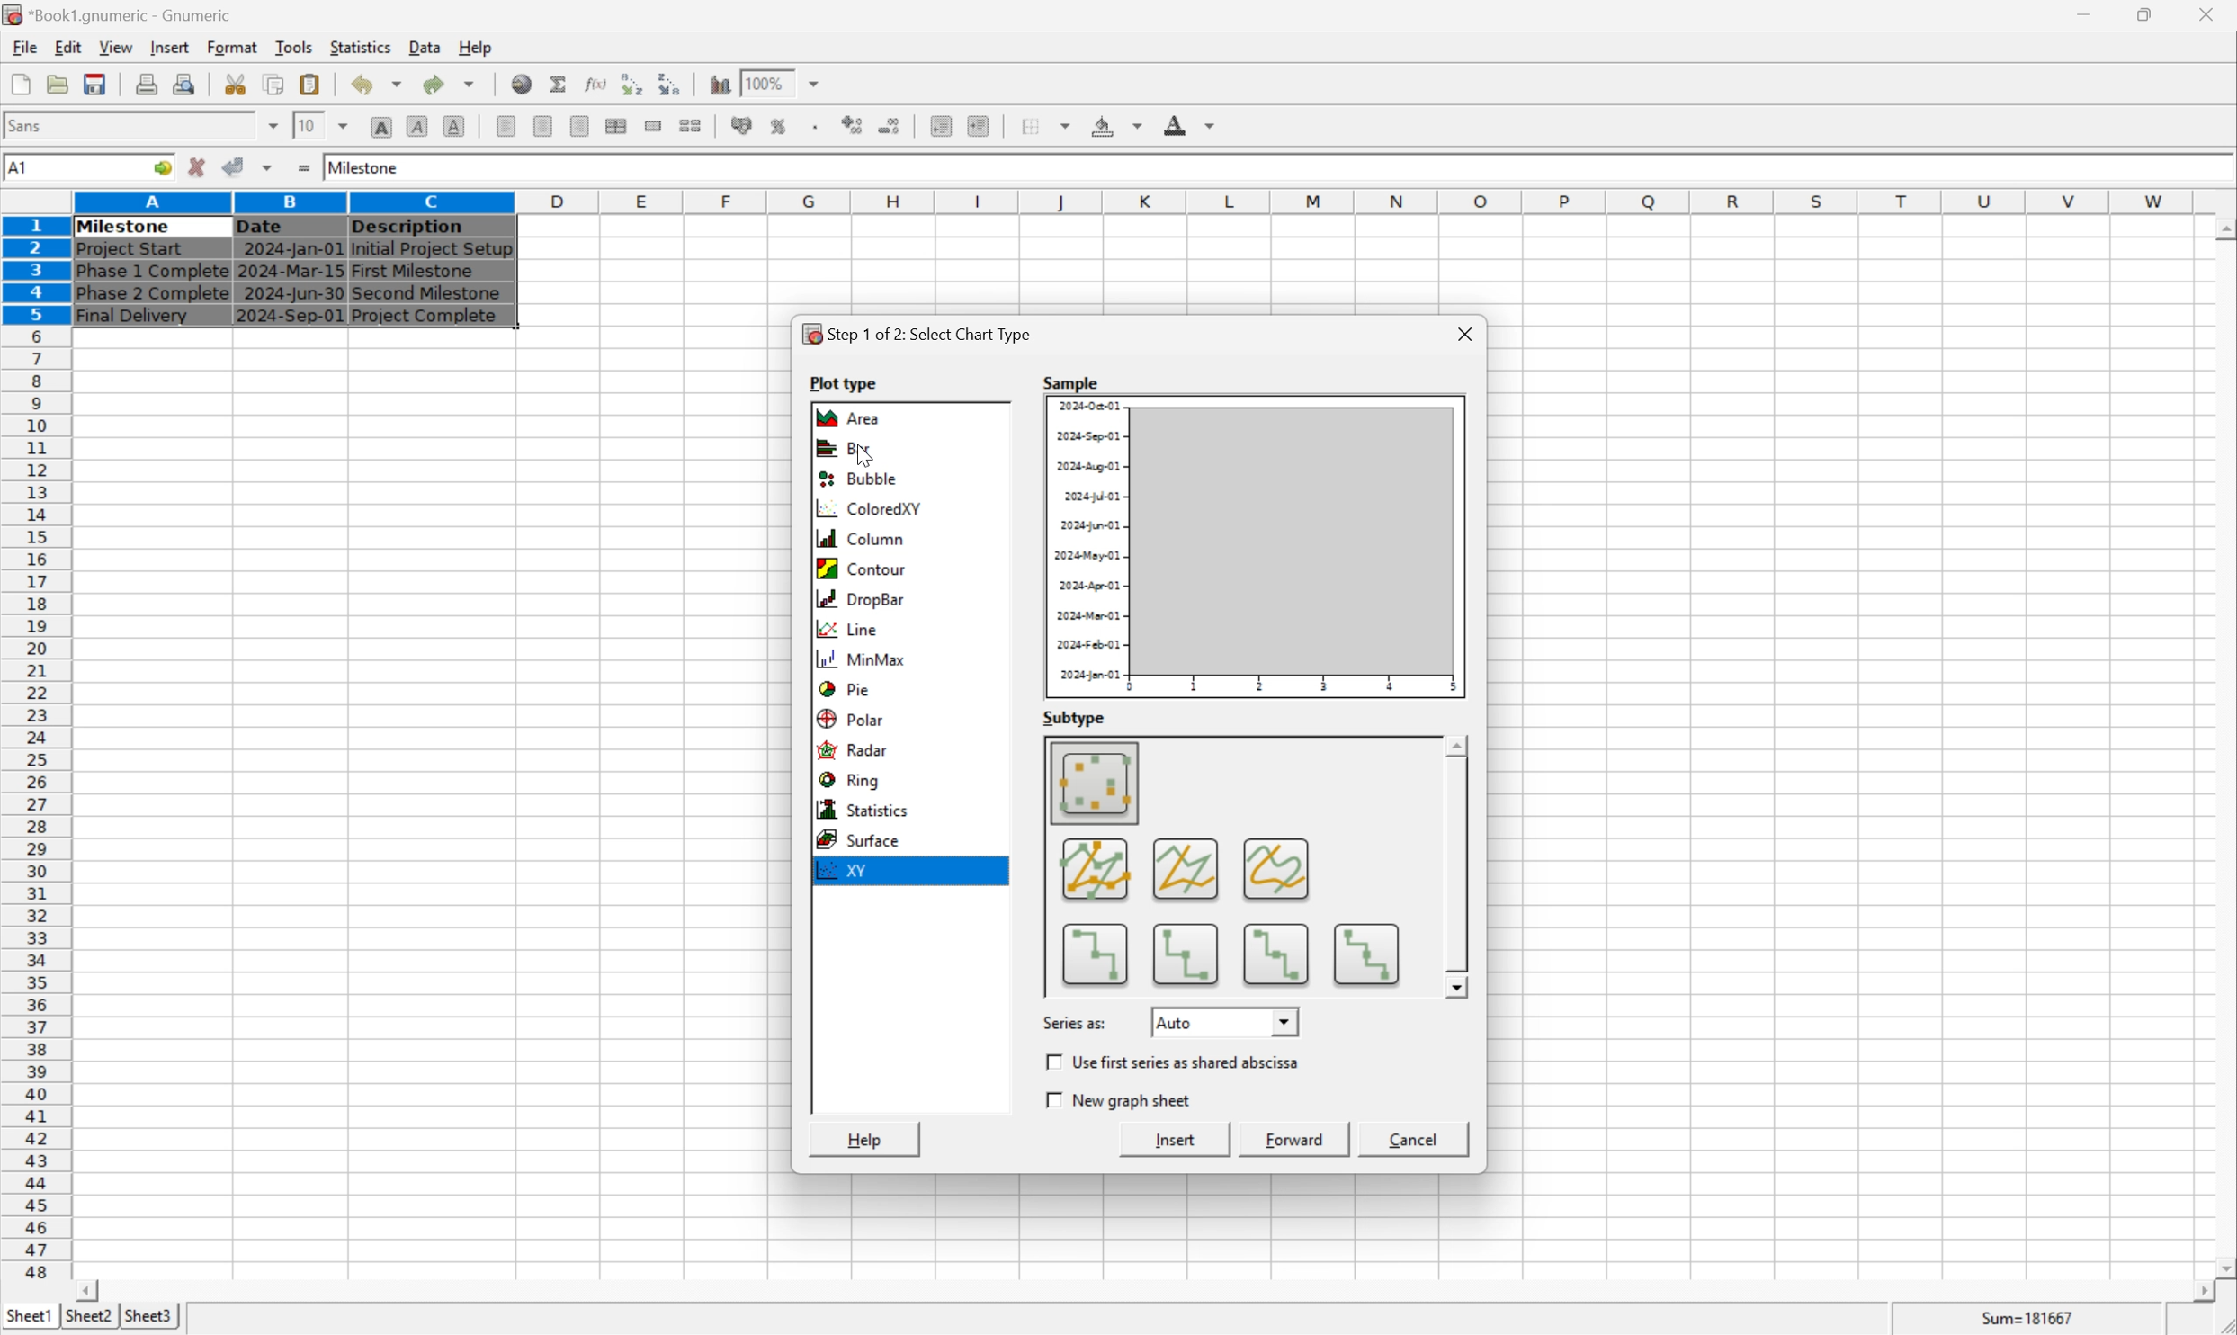 This screenshot has width=2237, height=1335. What do you see at coordinates (1179, 1141) in the screenshot?
I see `insert` at bounding box center [1179, 1141].